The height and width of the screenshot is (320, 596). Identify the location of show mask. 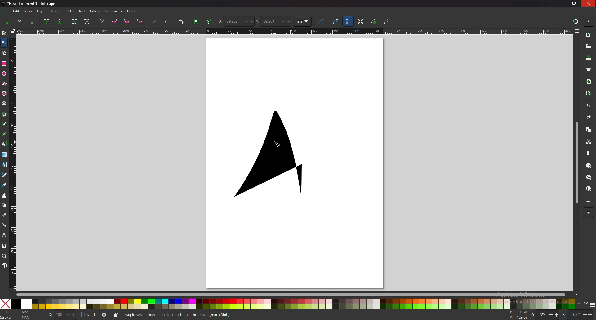
(373, 21).